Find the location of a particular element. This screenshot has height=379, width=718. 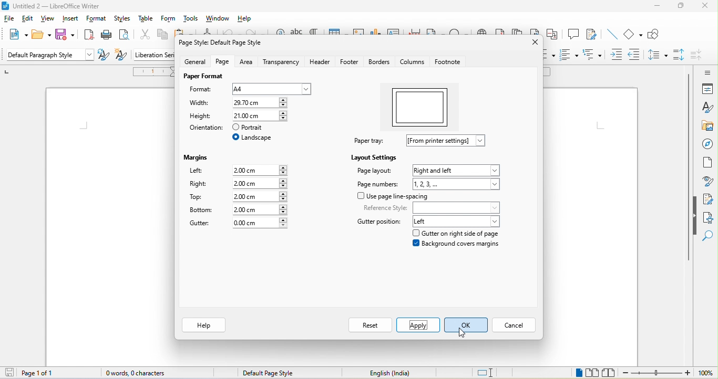

accessibility check  is located at coordinates (709, 218).